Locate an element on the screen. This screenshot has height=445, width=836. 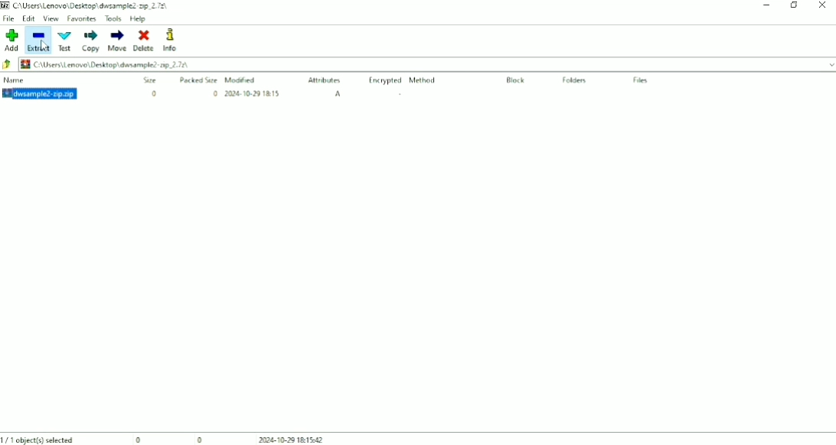
Modified is located at coordinates (243, 80).